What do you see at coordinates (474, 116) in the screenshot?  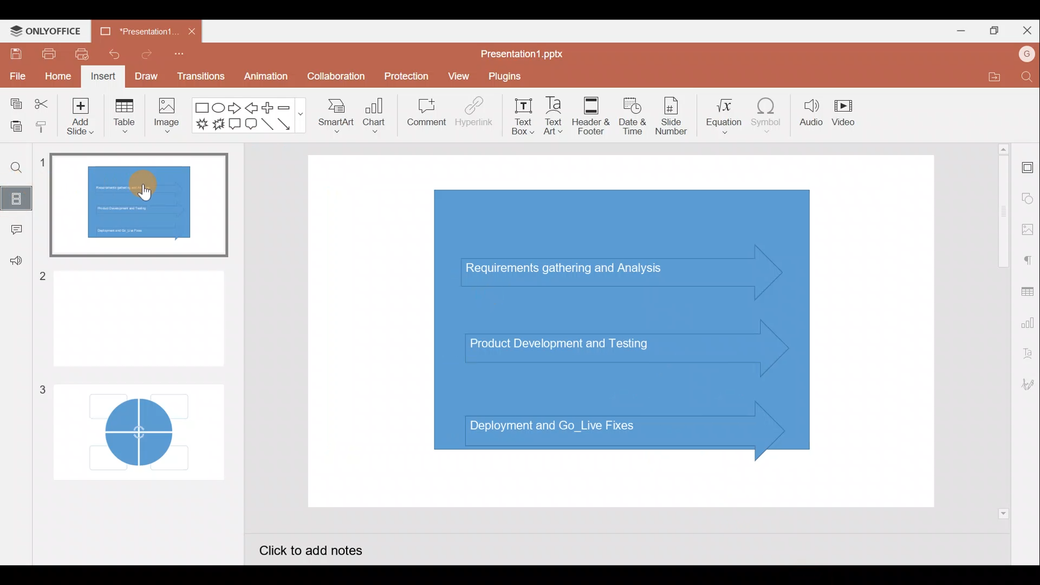 I see `Hyperlink` at bounding box center [474, 116].